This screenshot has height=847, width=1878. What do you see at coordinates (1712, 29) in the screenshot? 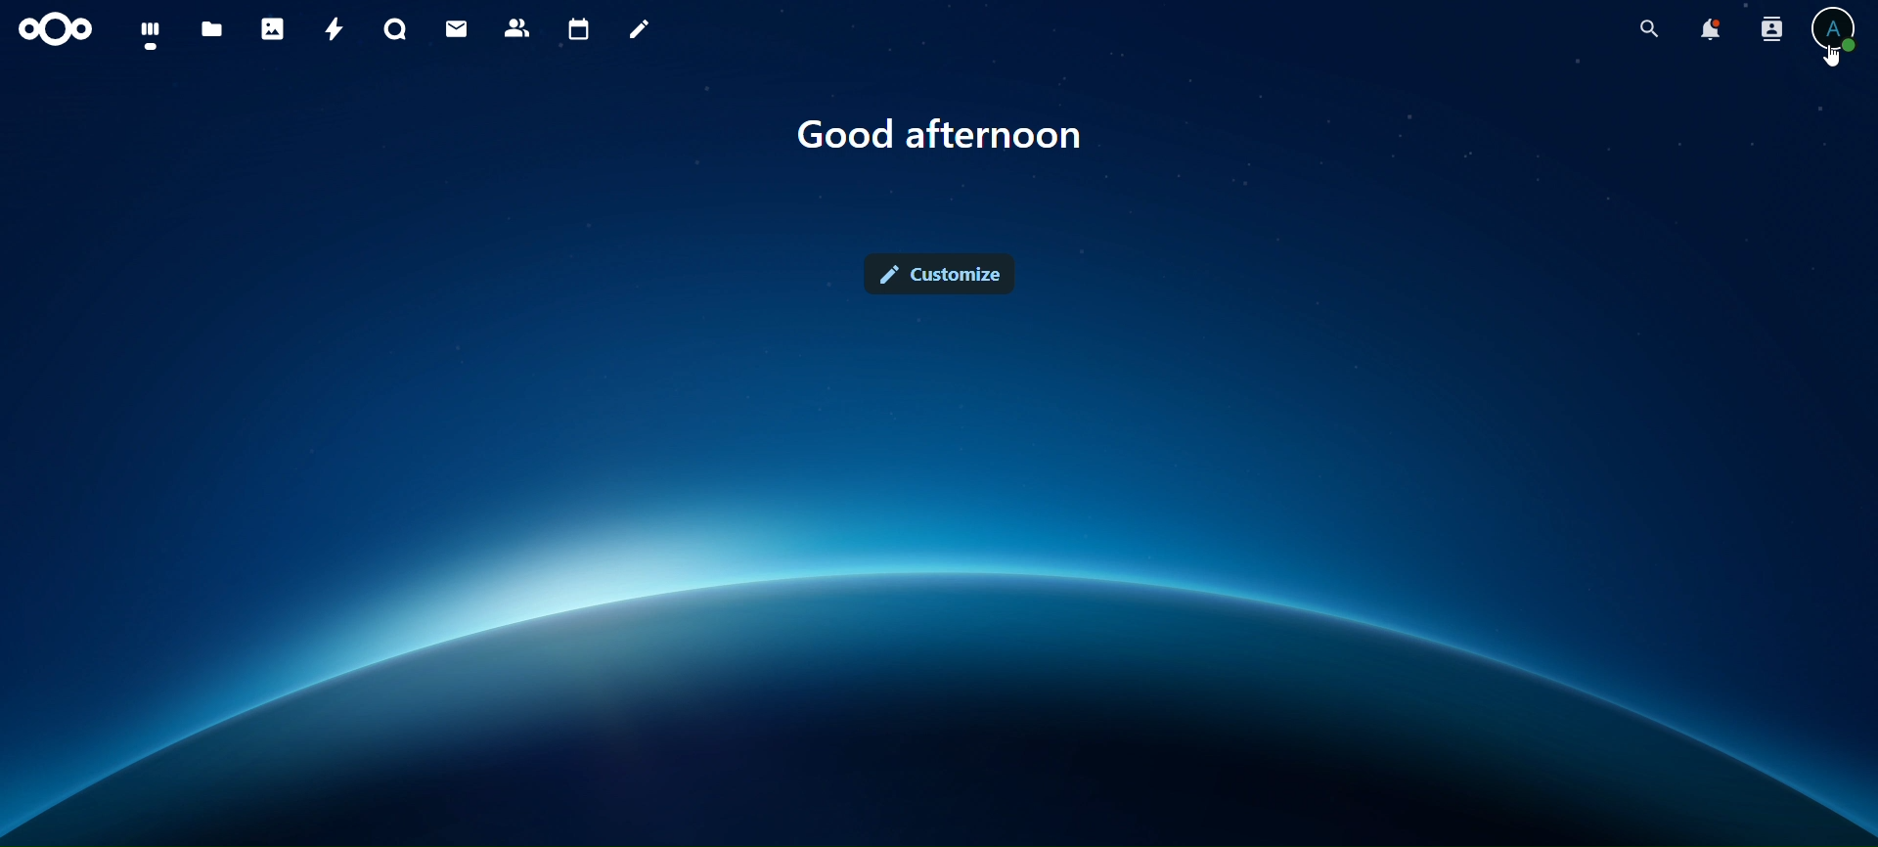
I see `notifications` at bounding box center [1712, 29].